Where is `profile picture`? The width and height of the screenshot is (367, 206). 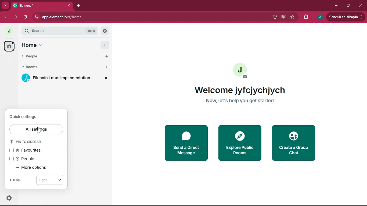 profile picture is located at coordinates (321, 16).